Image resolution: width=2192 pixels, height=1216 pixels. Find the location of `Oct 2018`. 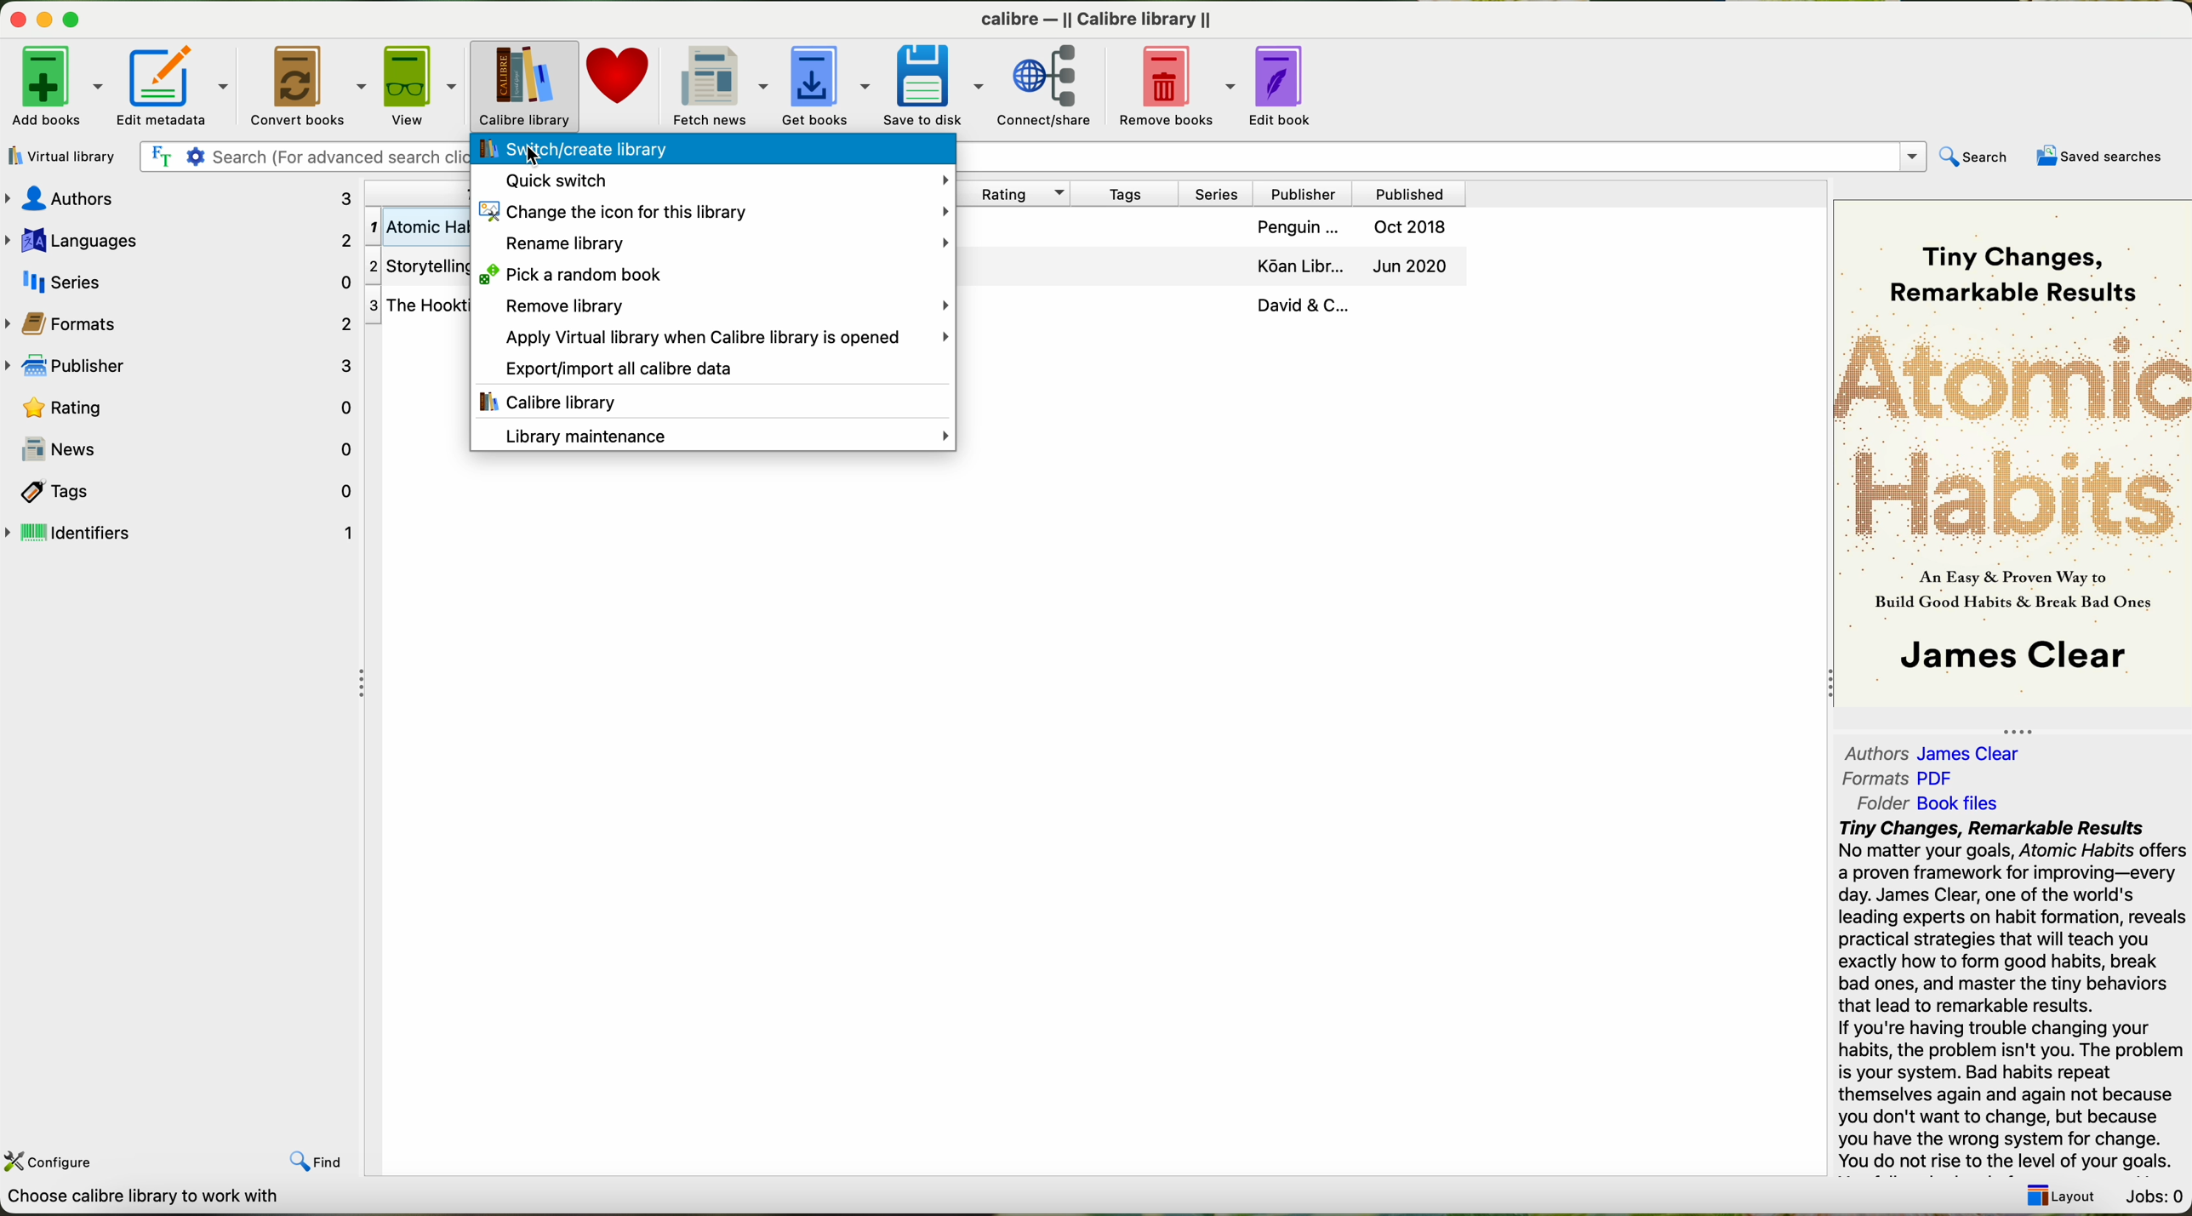

Oct 2018 is located at coordinates (1354, 227).